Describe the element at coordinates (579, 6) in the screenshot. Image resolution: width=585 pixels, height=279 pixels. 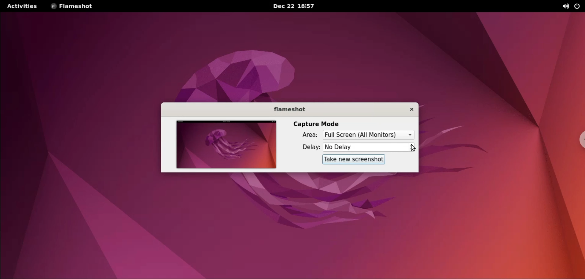
I see `power options ` at that location.